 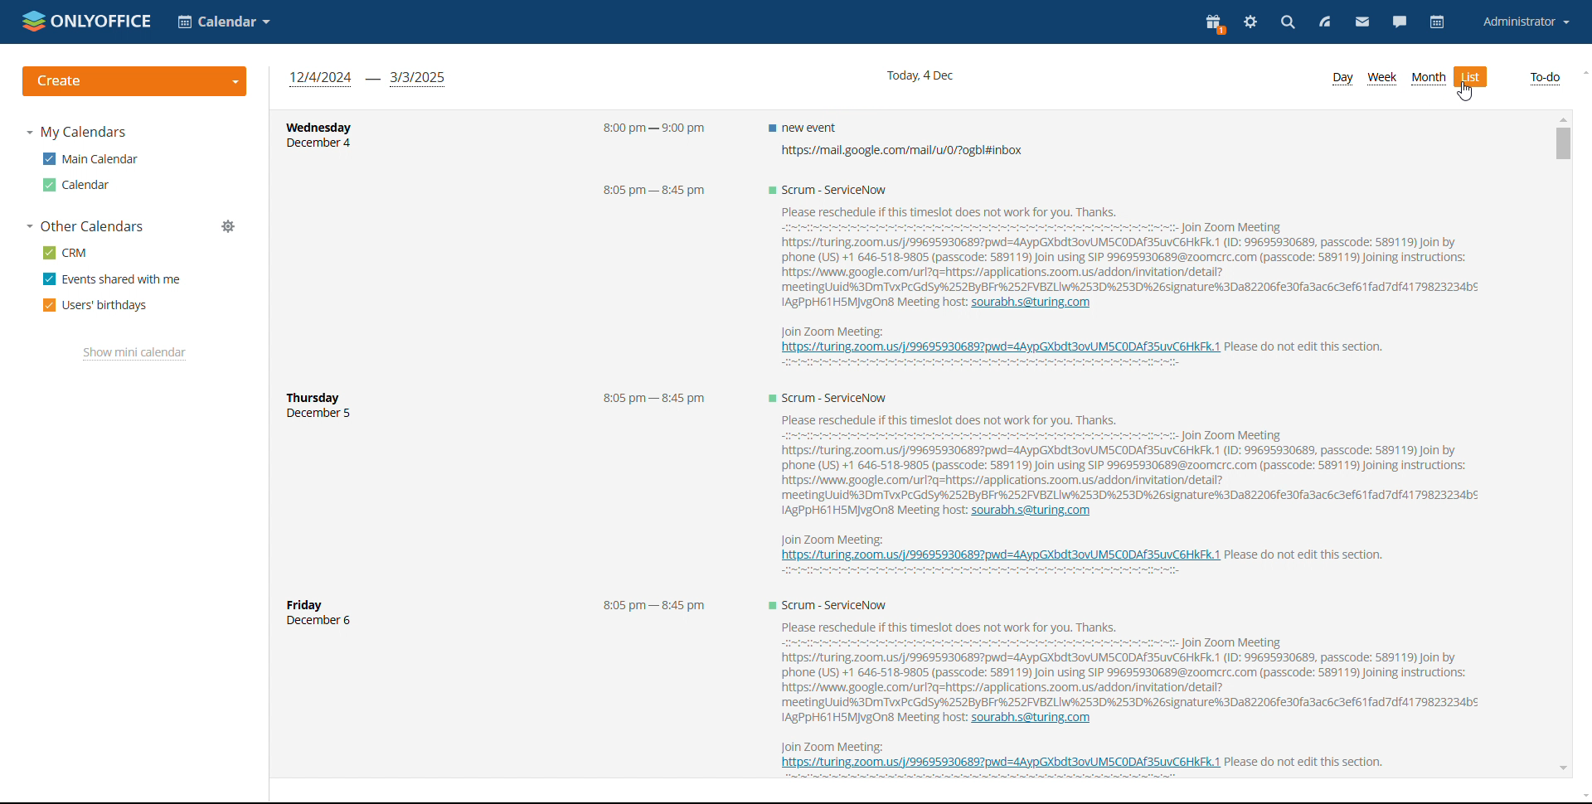 What do you see at coordinates (1363, 24) in the screenshot?
I see `mail` at bounding box center [1363, 24].